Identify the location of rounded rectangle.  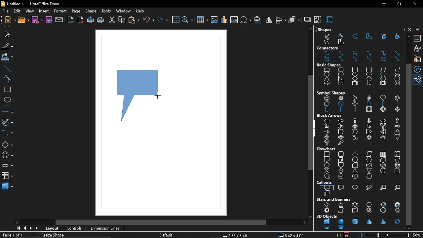
(340, 70).